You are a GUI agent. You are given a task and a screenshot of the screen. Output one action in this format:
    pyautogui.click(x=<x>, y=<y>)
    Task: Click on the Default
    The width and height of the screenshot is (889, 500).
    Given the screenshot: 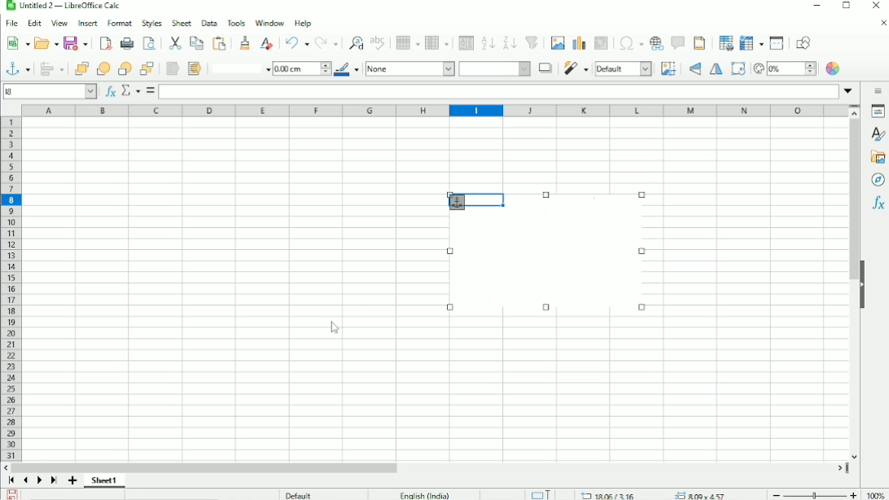 What is the action you would take?
    pyautogui.click(x=300, y=494)
    